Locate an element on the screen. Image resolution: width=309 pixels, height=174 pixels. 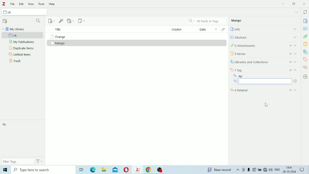
Tags is located at coordinates (305, 60).